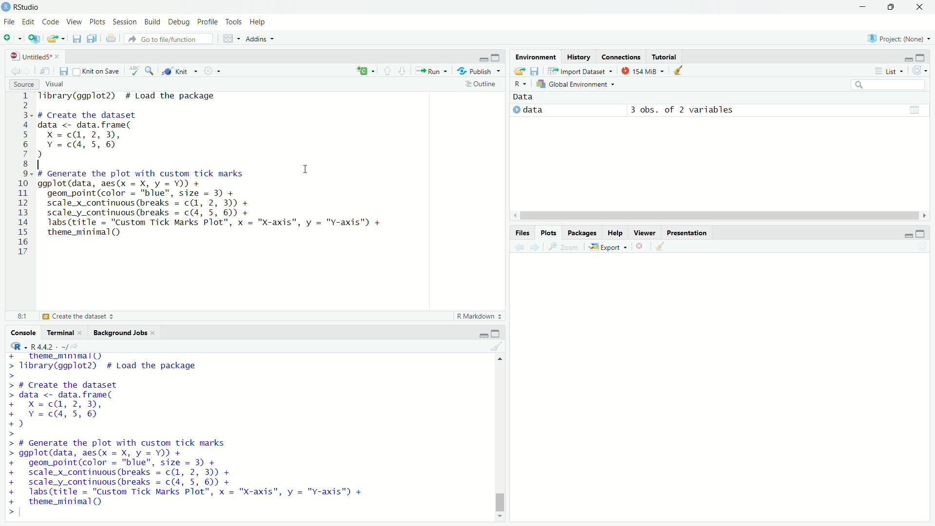  What do you see at coordinates (537, 72) in the screenshot?
I see `save workspace as` at bounding box center [537, 72].